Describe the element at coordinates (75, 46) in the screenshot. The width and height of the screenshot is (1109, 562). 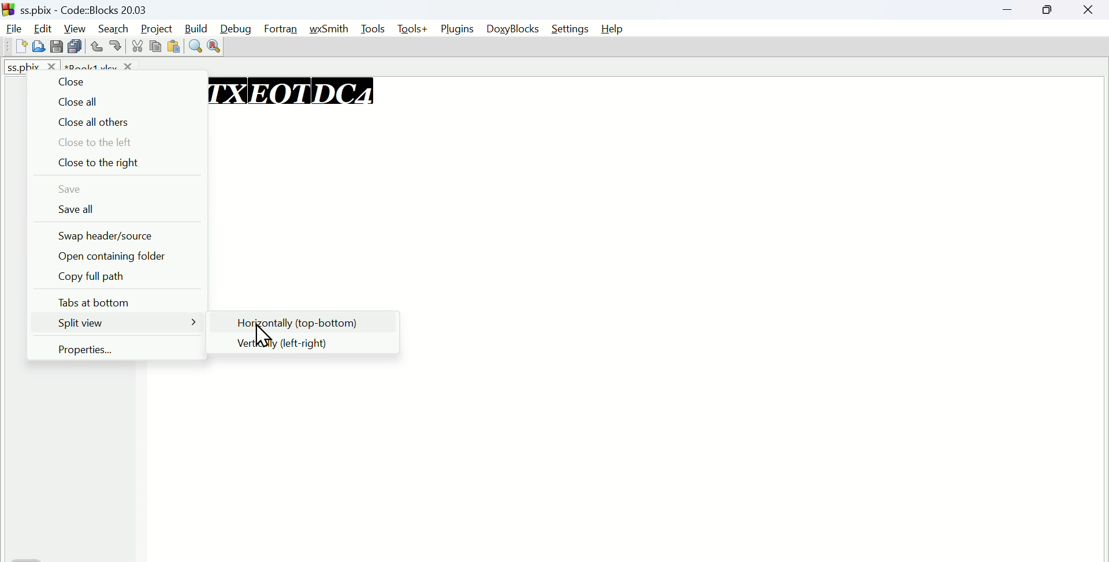
I see `Paste` at that location.